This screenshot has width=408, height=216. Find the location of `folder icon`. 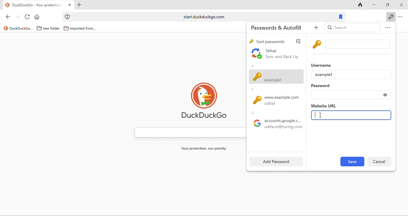

folder icon is located at coordinates (66, 28).